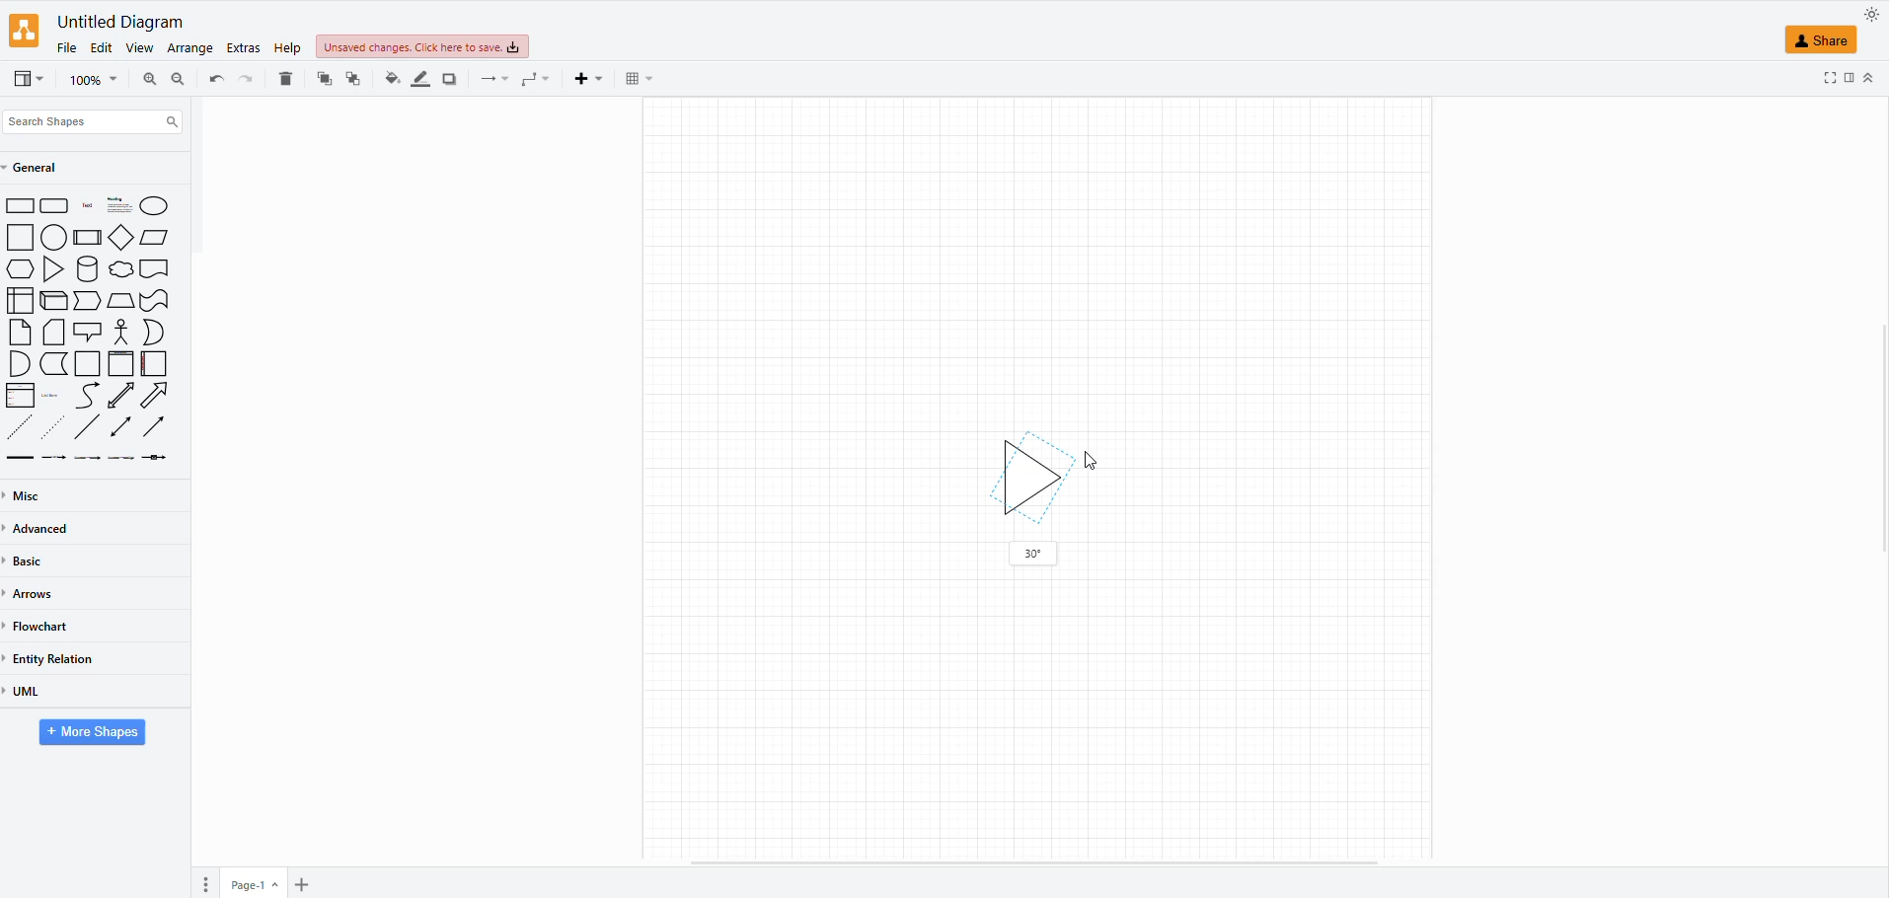 The height and width of the screenshot is (898, 1889). I want to click on waypoints, so click(533, 82).